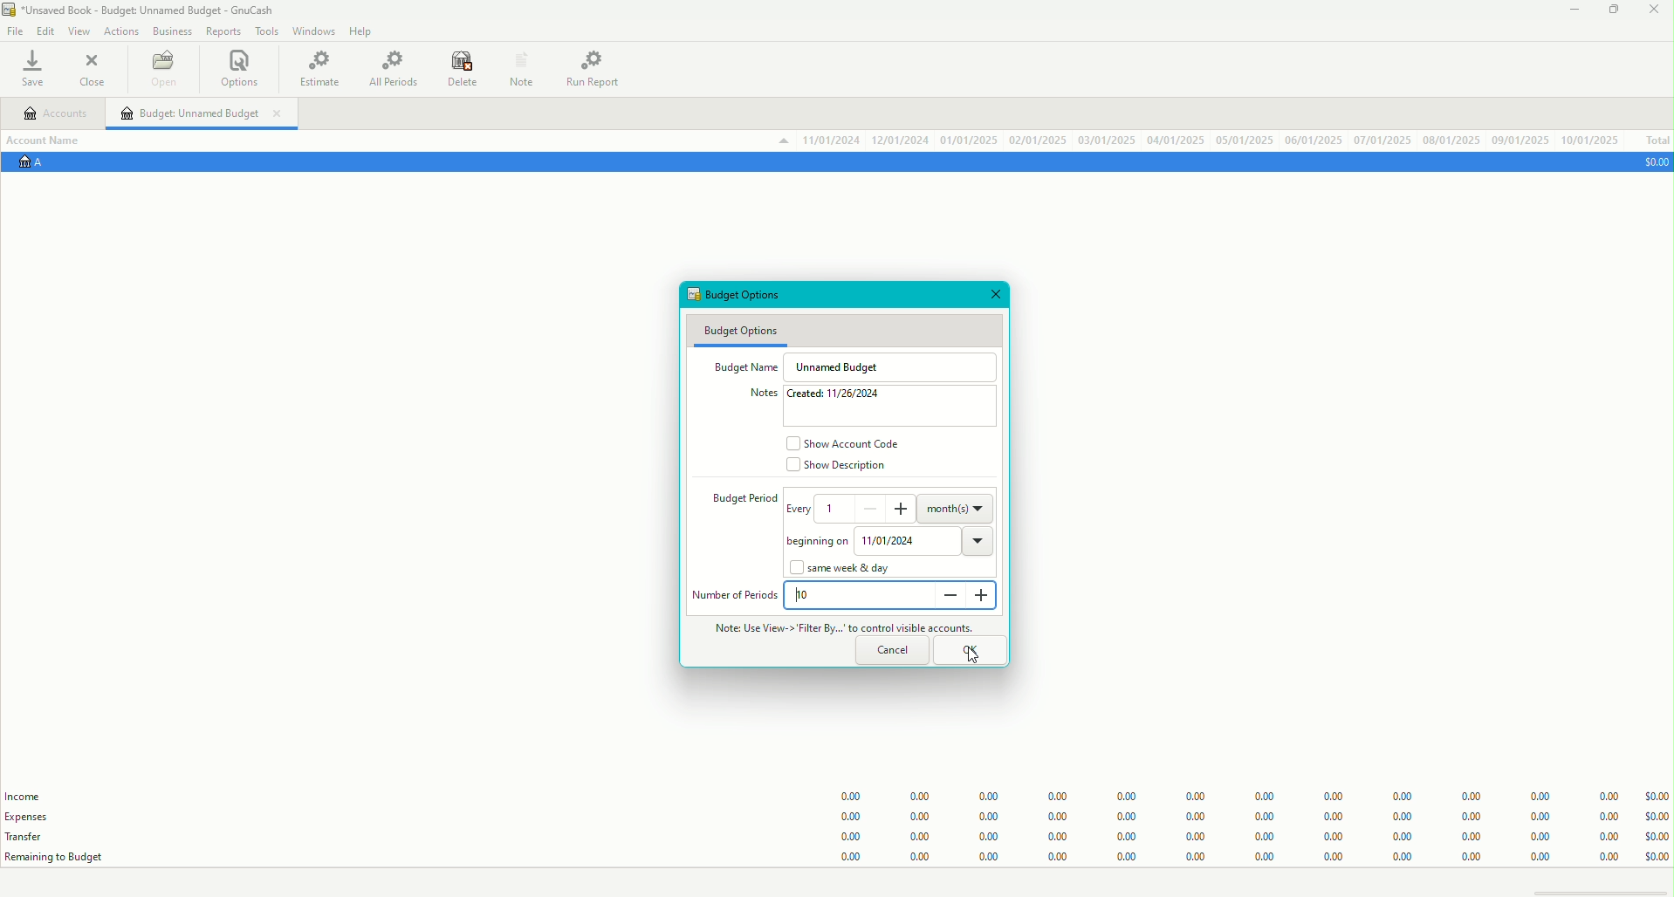  Describe the element at coordinates (242, 70) in the screenshot. I see `Options` at that location.